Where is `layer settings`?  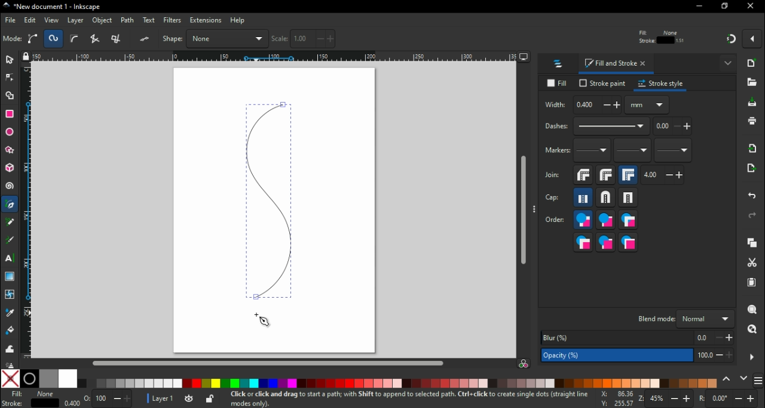
layer settings is located at coordinates (180, 399).